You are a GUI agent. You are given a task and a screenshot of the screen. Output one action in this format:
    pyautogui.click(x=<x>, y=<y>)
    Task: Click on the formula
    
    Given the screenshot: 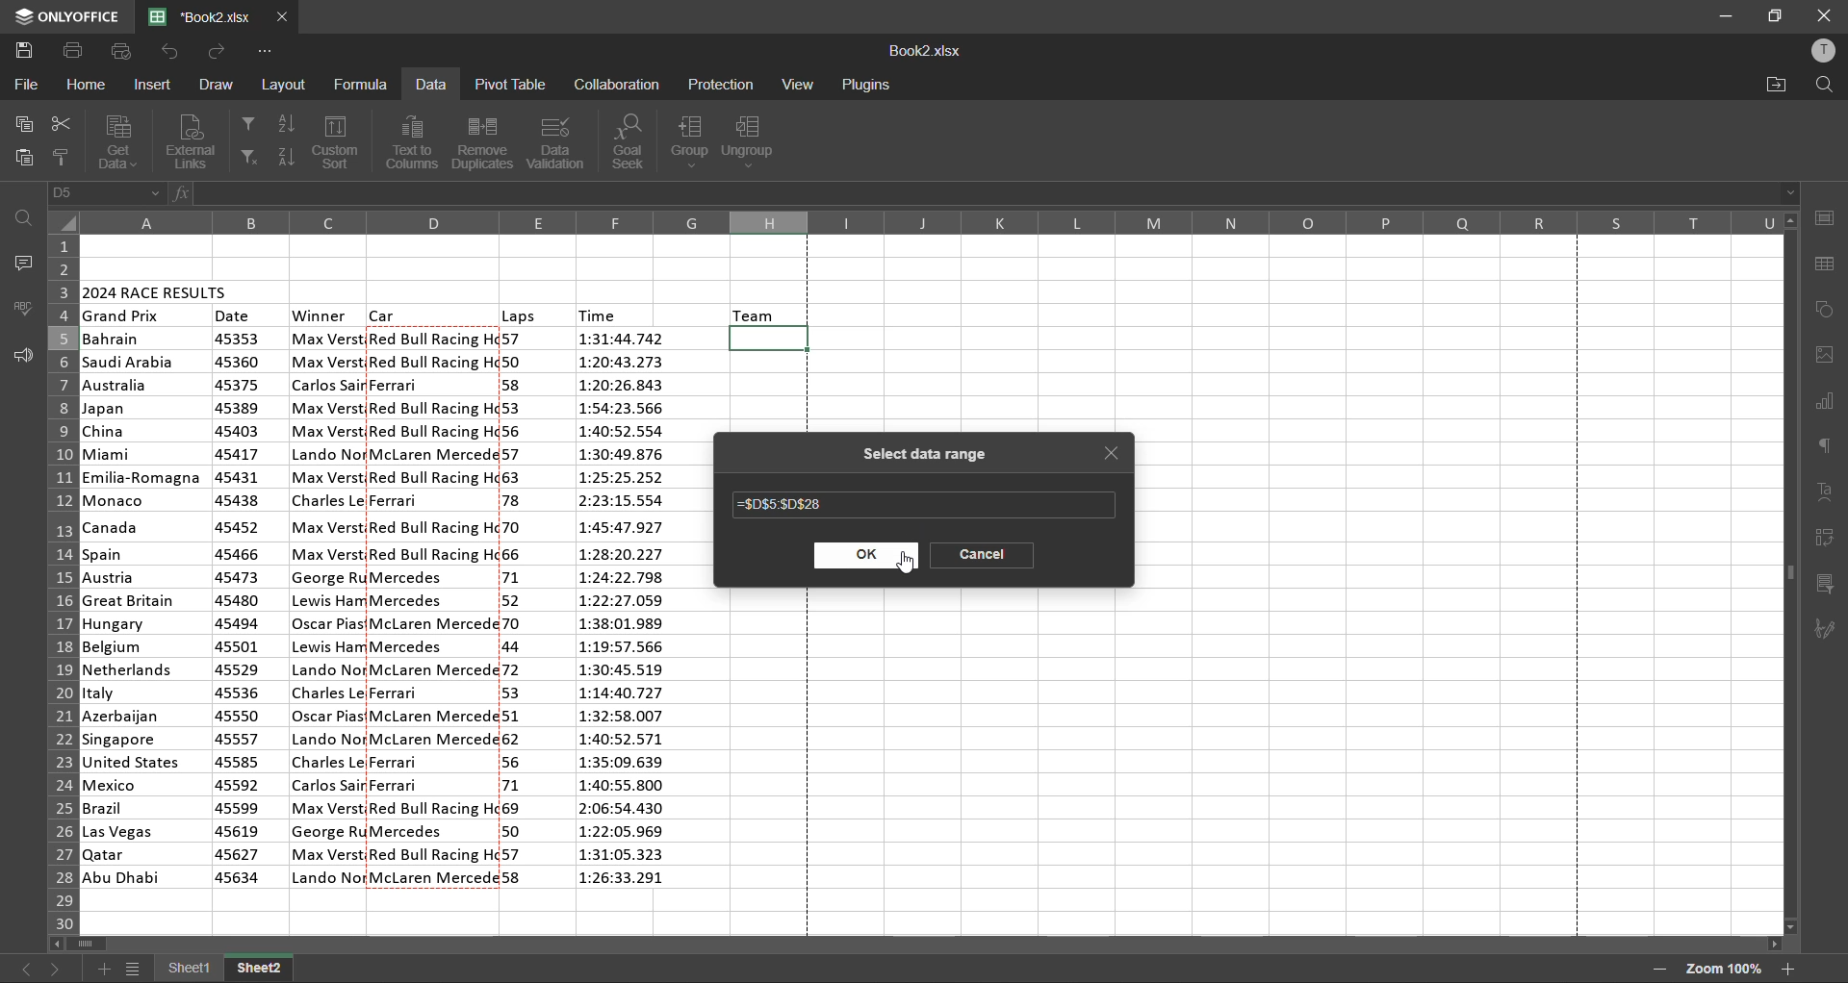 What is the action you would take?
    pyautogui.click(x=364, y=83)
    